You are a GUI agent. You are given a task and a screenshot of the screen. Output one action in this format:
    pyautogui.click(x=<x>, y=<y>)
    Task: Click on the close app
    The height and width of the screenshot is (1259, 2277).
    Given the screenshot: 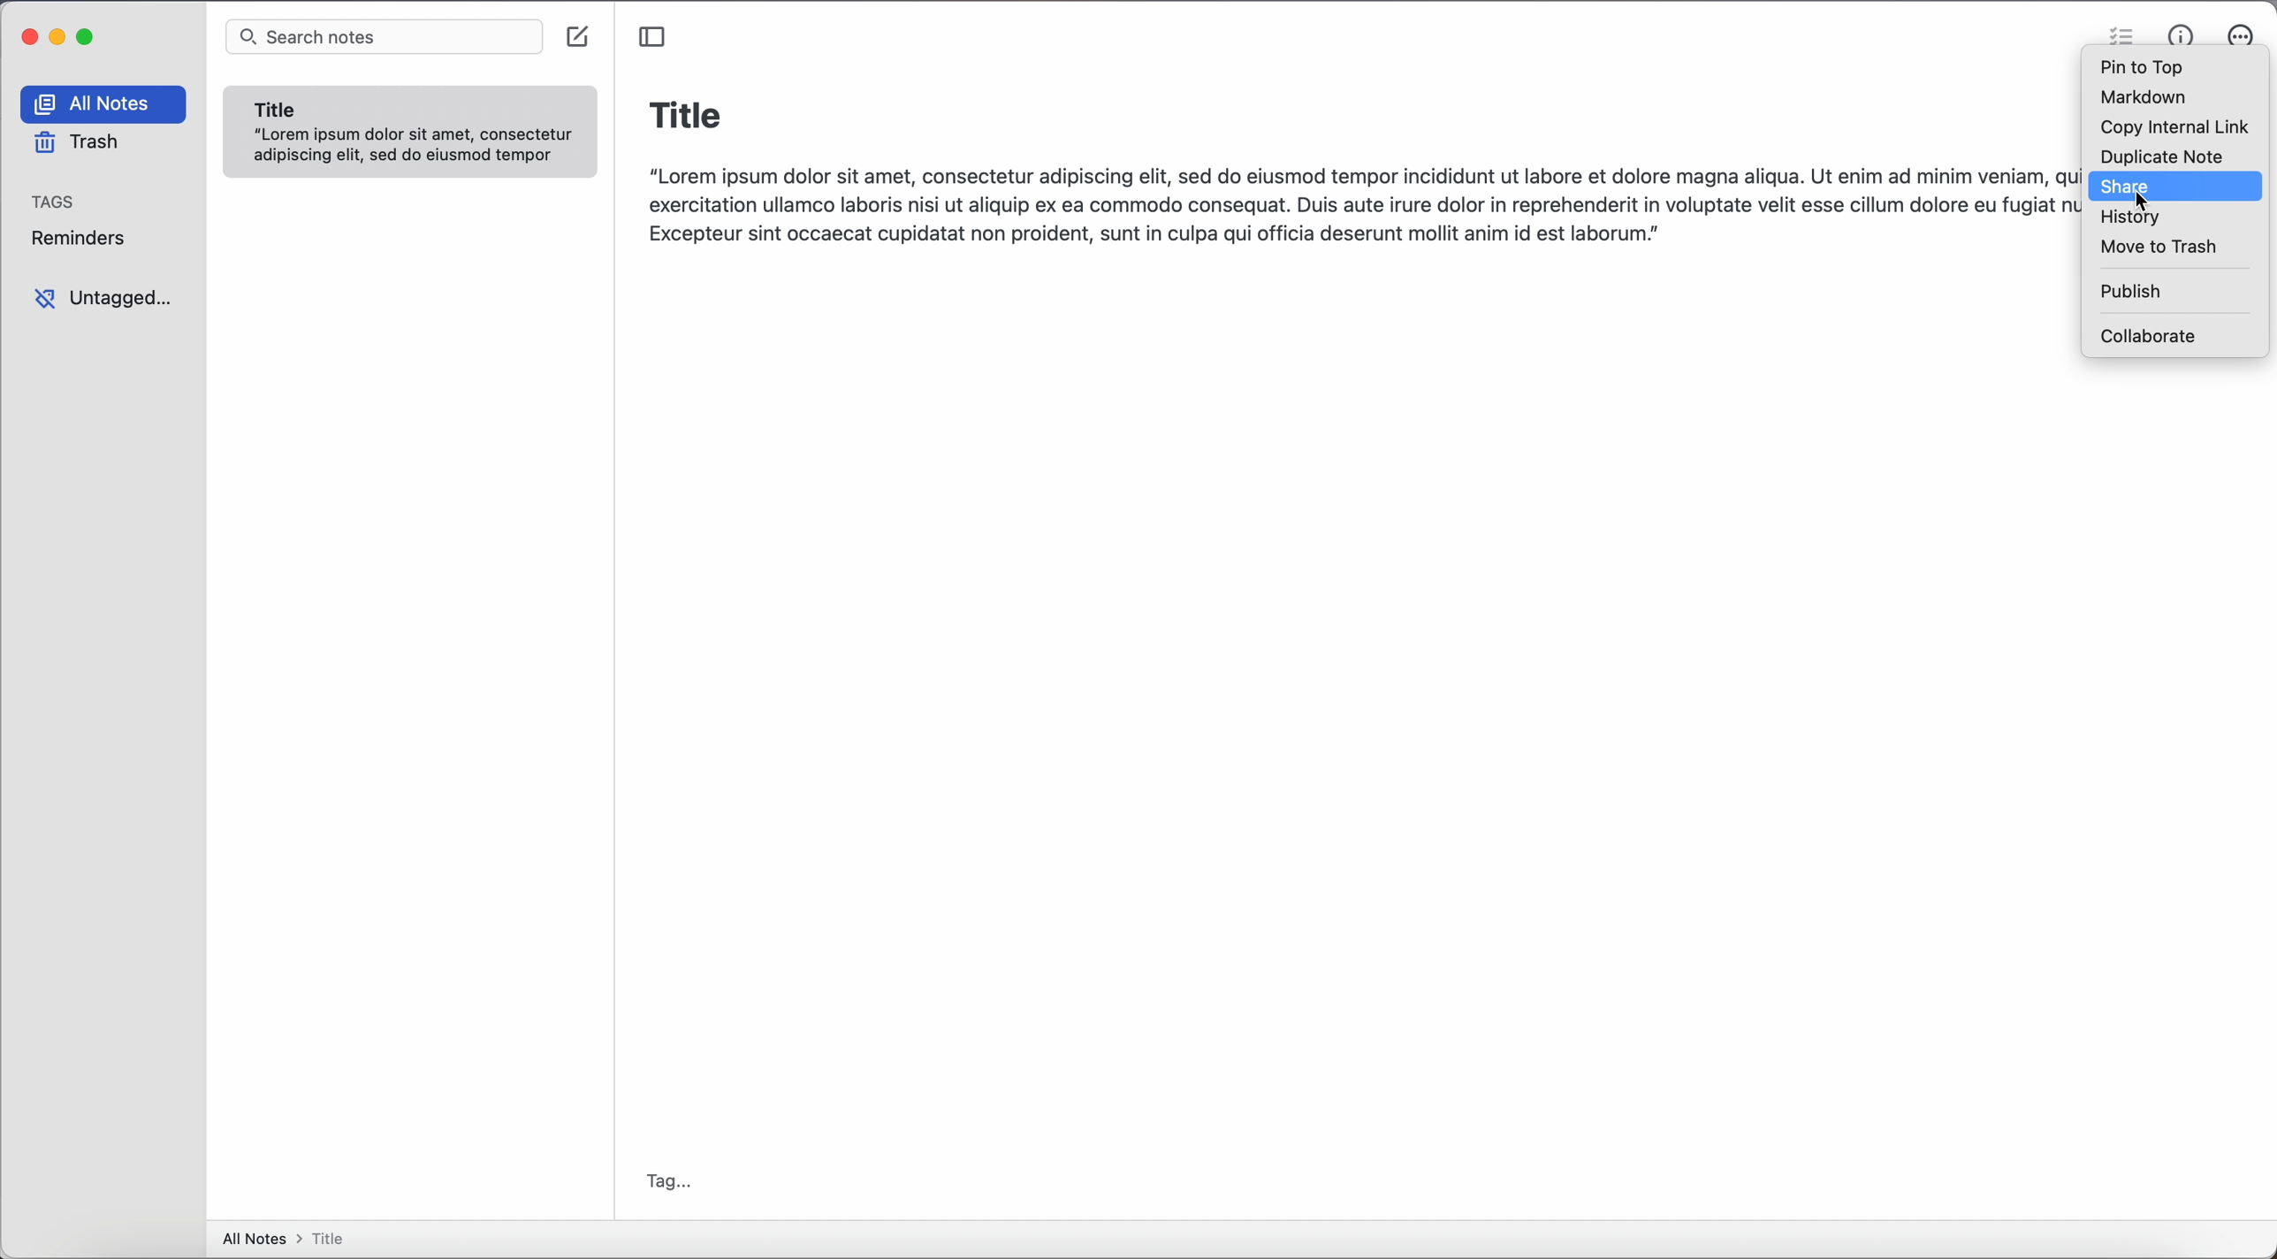 What is the action you would take?
    pyautogui.click(x=27, y=34)
    